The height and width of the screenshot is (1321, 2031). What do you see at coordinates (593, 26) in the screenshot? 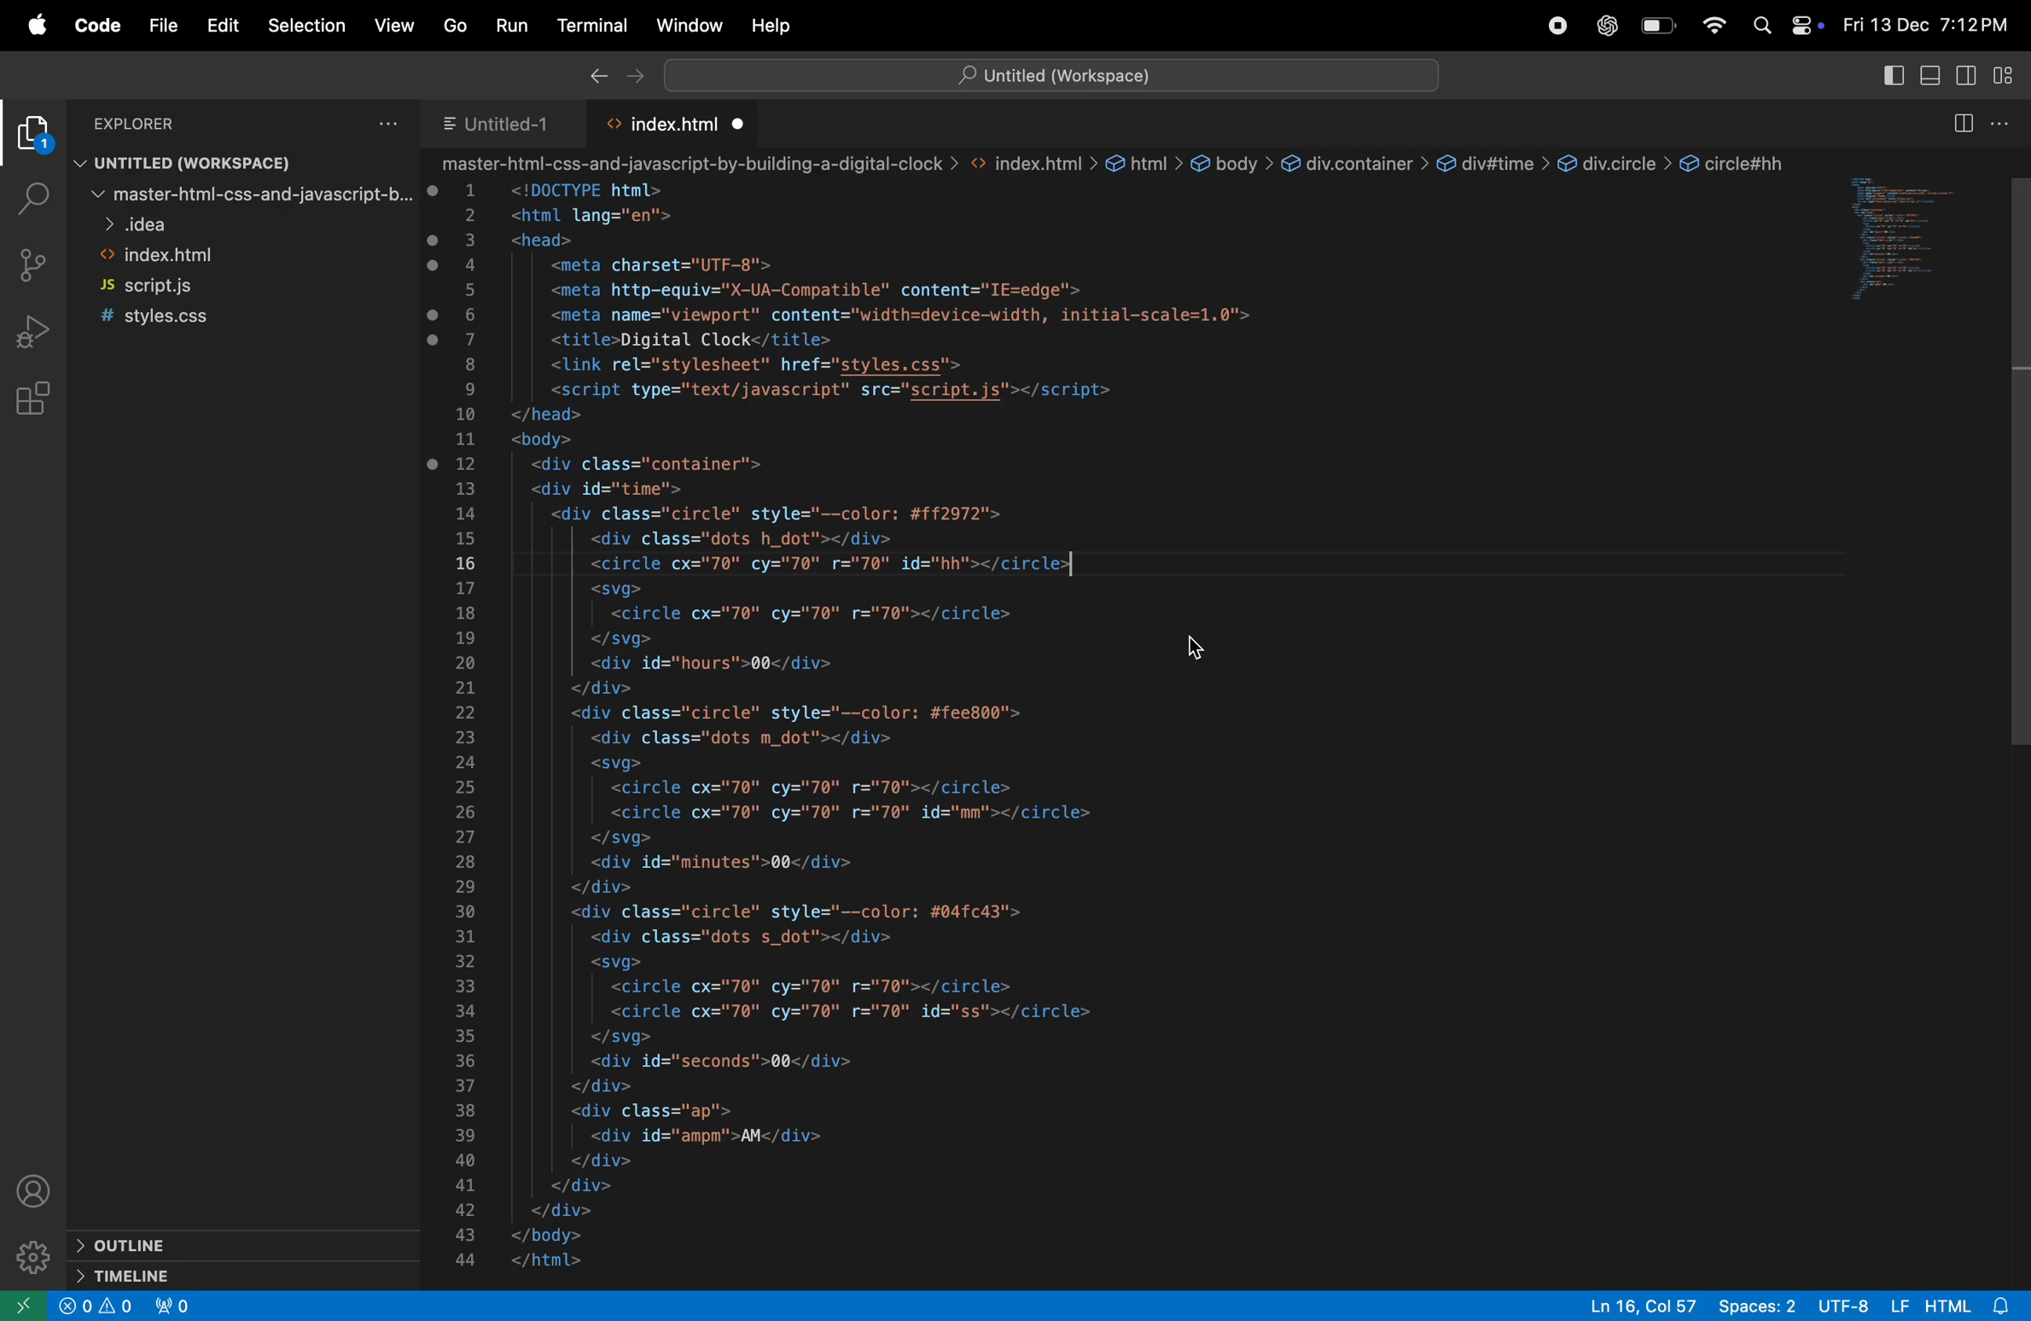
I see `terminal` at bounding box center [593, 26].